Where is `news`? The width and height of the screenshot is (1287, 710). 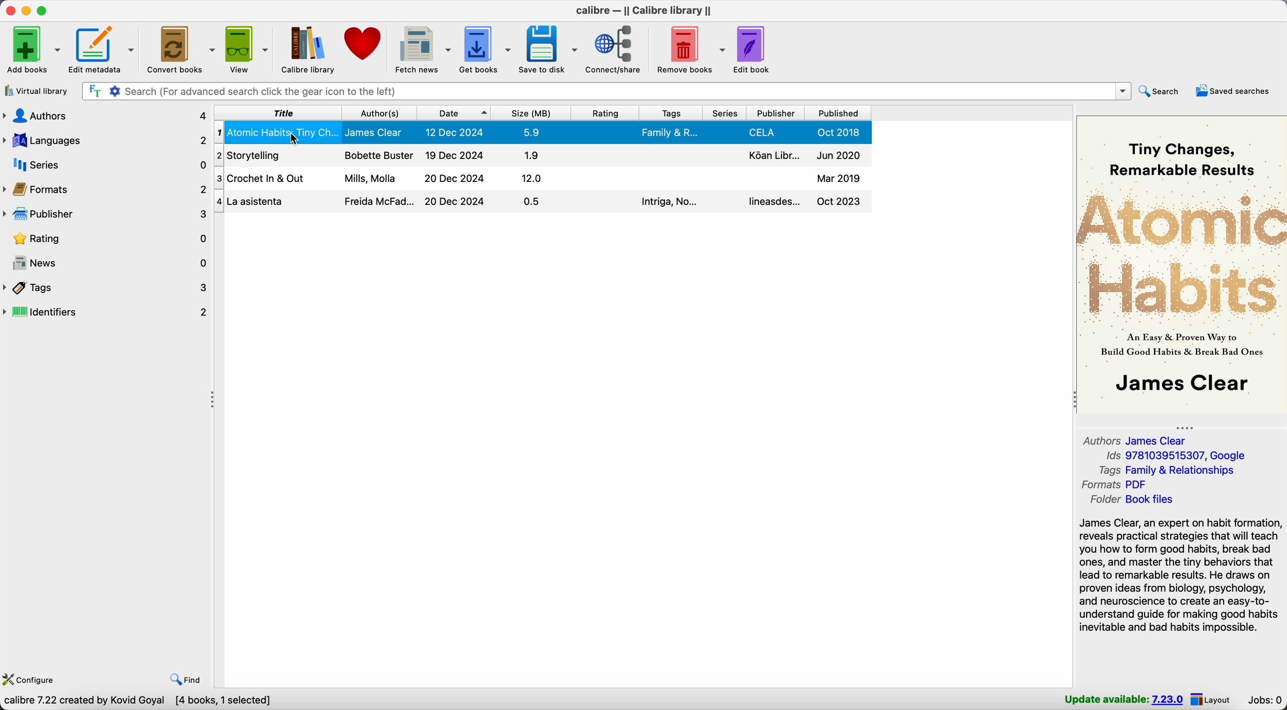
news is located at coordinates (106, 263).